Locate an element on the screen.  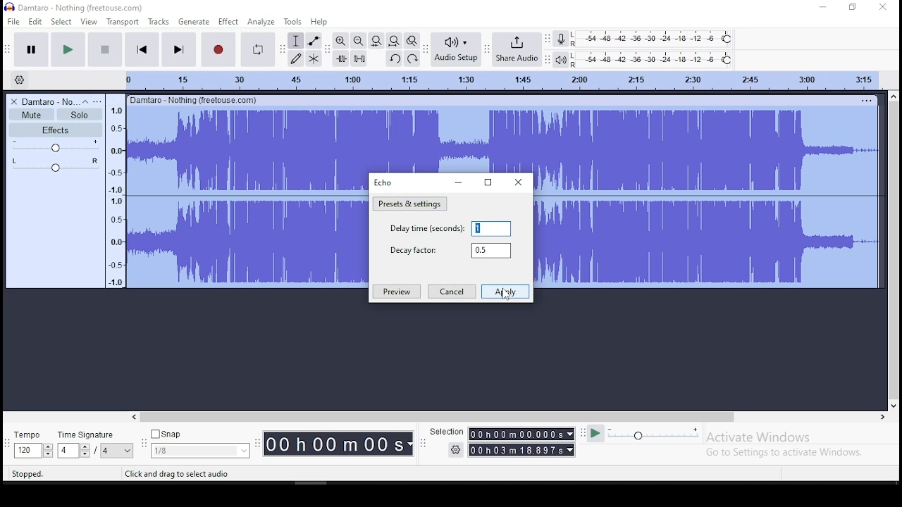
 is located at coordinates (113, 197).